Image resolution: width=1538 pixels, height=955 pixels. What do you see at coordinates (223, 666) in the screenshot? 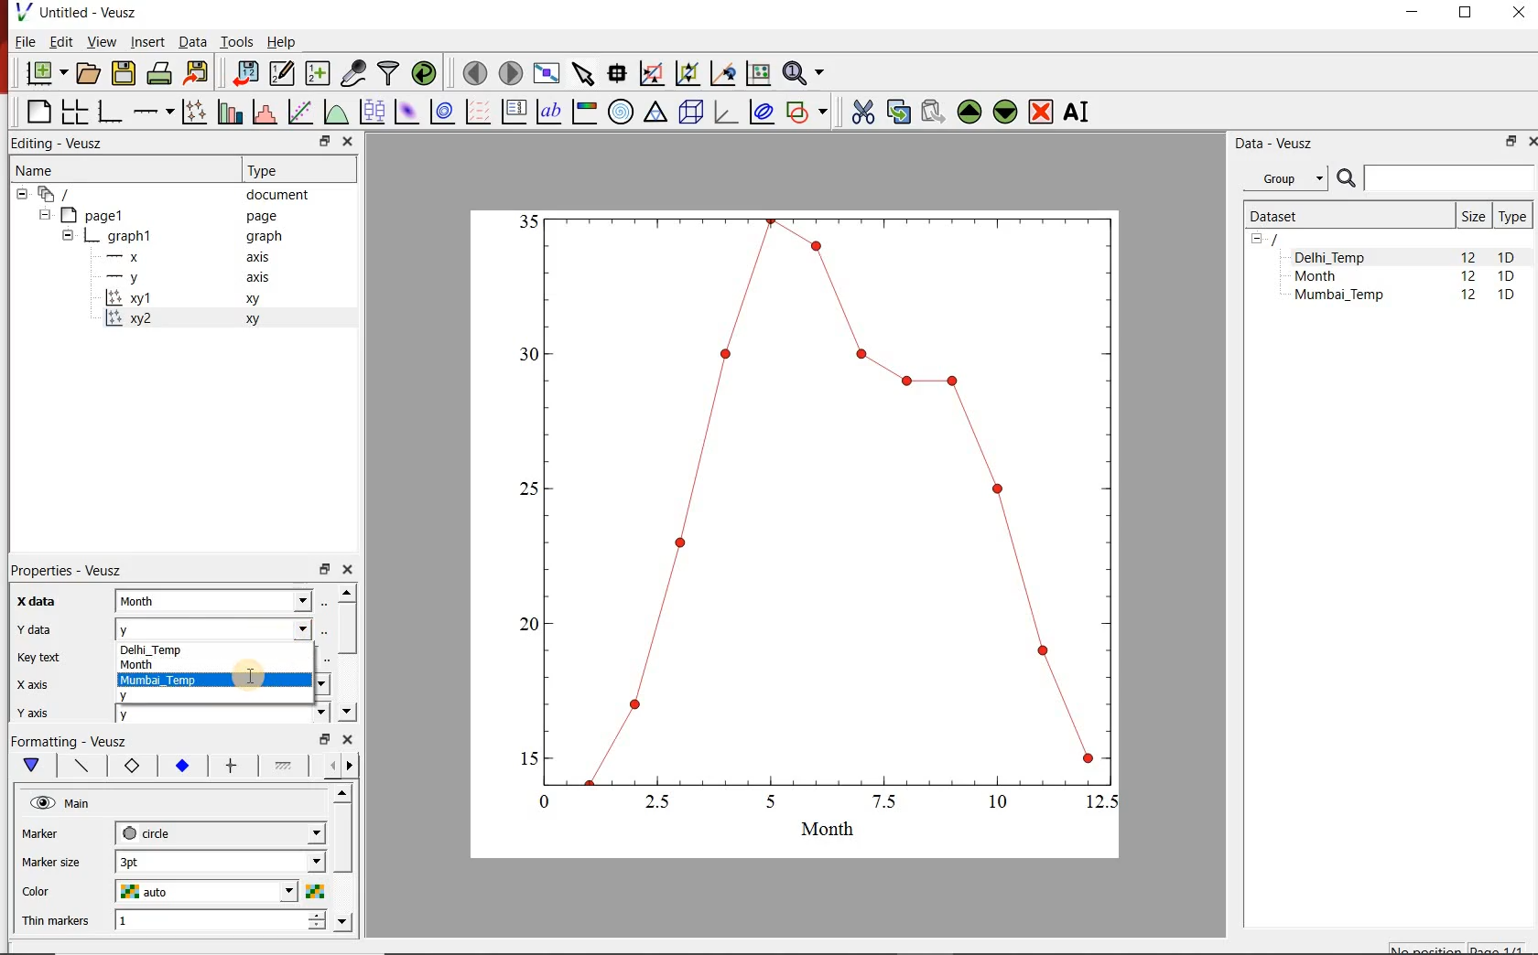
I see `Month` at bounding box center [223, 666].